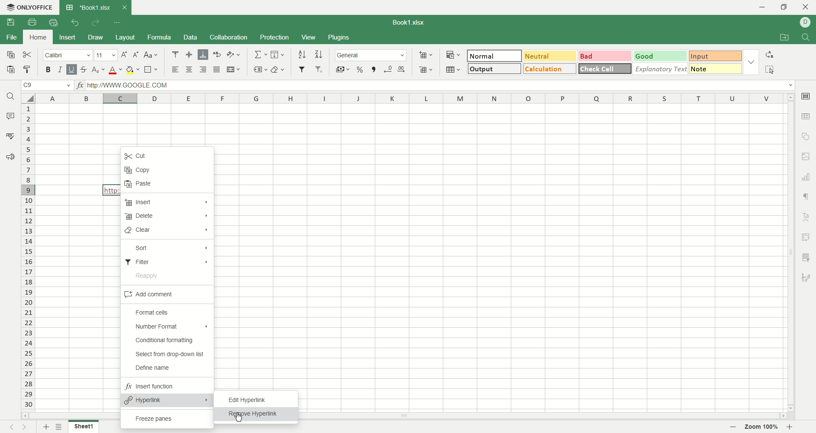 This screenshot has height=433, width=816. I want to click on clear, so click(278, 70).